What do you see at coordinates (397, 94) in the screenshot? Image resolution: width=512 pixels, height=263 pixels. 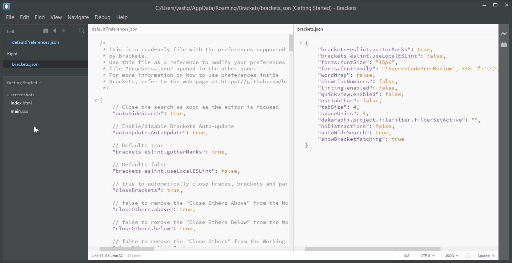 I see `{"brackets-eslint.gutterMarks": true,"brackets-eslint.uselocalESLint": false,"fonts. fontSize": "15px","fonts. fontFamily": "'SourceCodePro-Medium', MS J:"wordWrap": false,"show ineNumbers": false,"linting.enabled": false,"quickview.enabled": false,"useTabChar": false,"tabSize": 4,"spaceUnits": 4,"dakaraphi.project. filefilter.filterSetActive": "","noDistractions": false,"autoHideSearch”: true,nshowBracketMatching": true }` at bounding box center [397, 94].